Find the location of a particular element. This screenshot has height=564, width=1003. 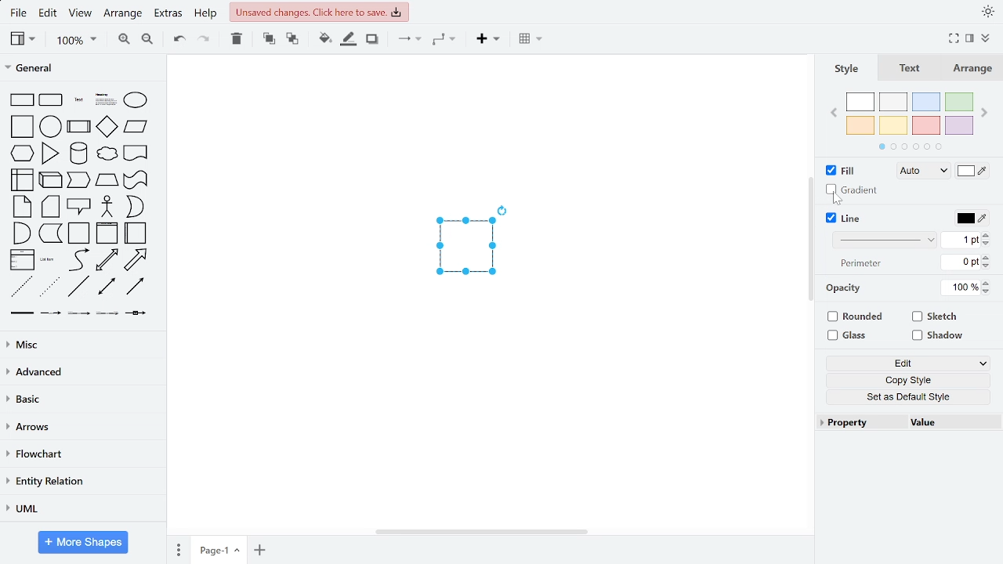

general shapes is located at coordinates (20, 179).